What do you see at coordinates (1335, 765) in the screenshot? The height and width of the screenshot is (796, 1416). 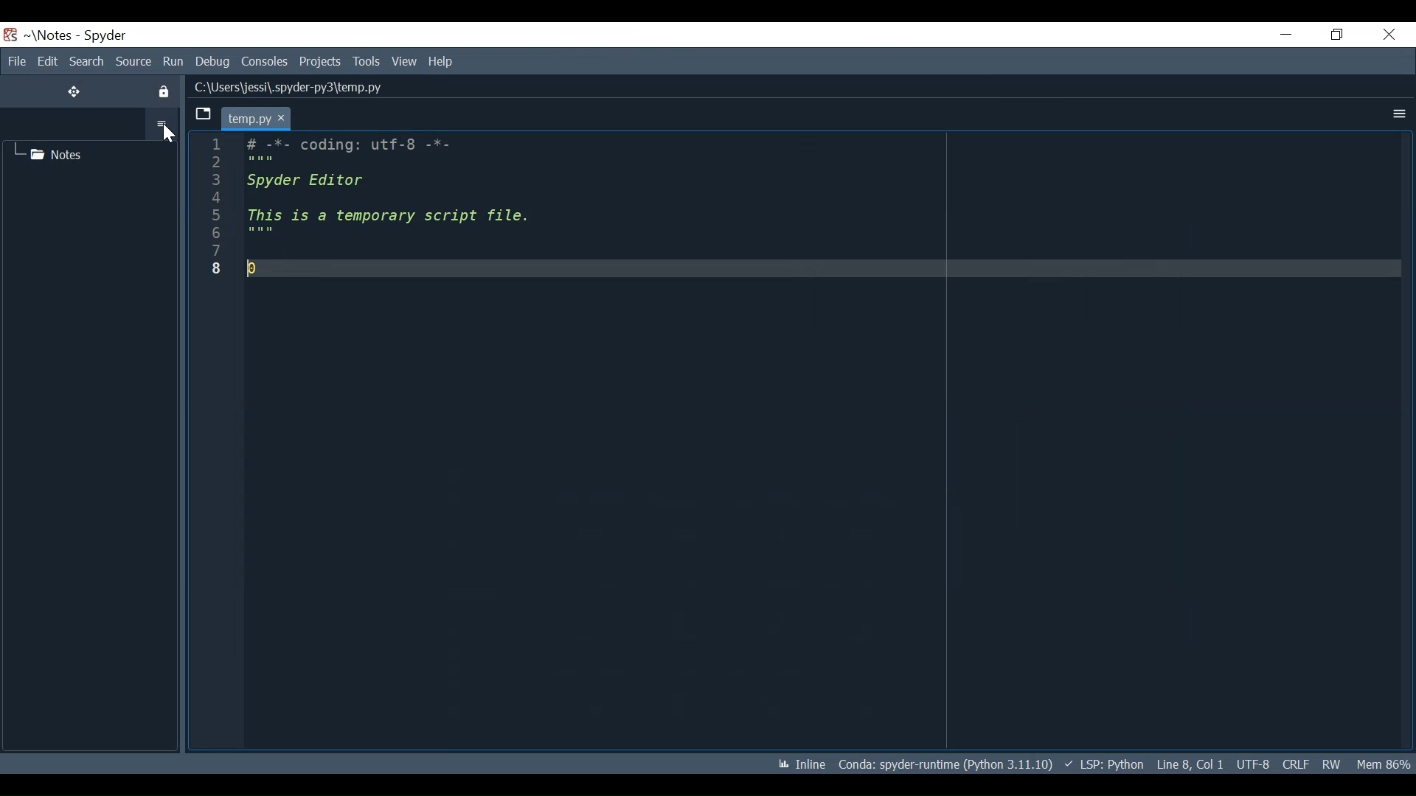 I see `RW` at bounding box center [1335, 765].